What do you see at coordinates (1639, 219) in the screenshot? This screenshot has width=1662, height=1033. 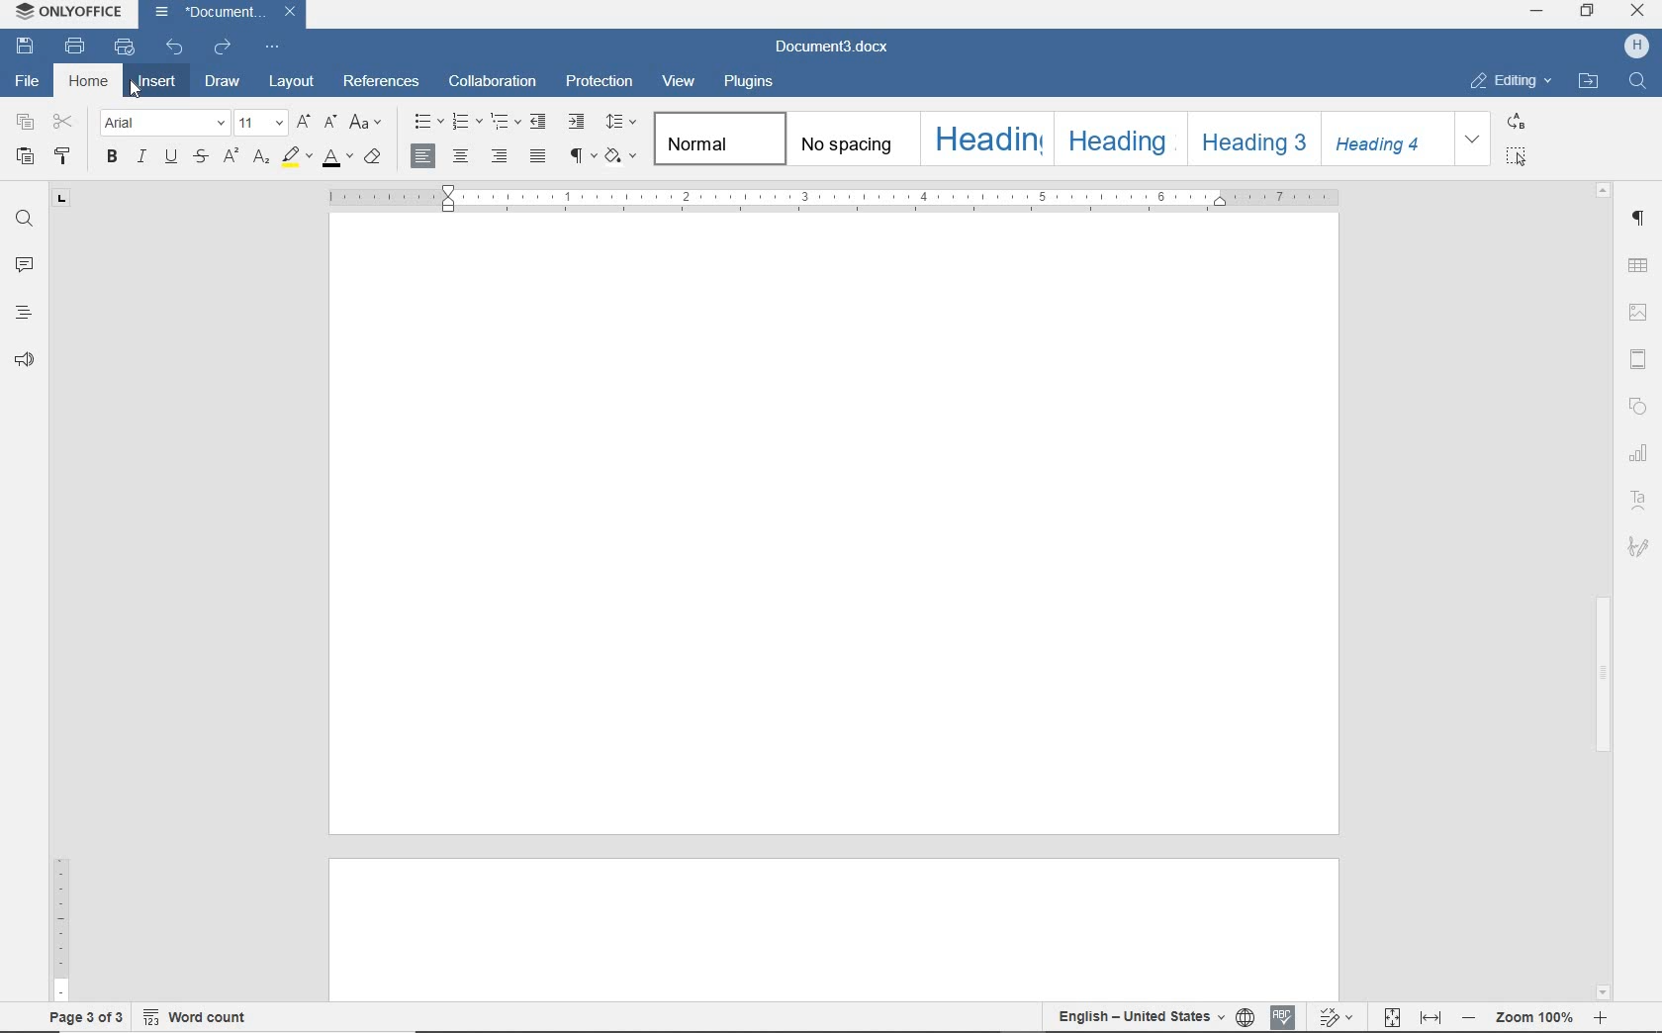 I see `PARAGRAPH SETTINGS` at bounding box center [1639, 219].